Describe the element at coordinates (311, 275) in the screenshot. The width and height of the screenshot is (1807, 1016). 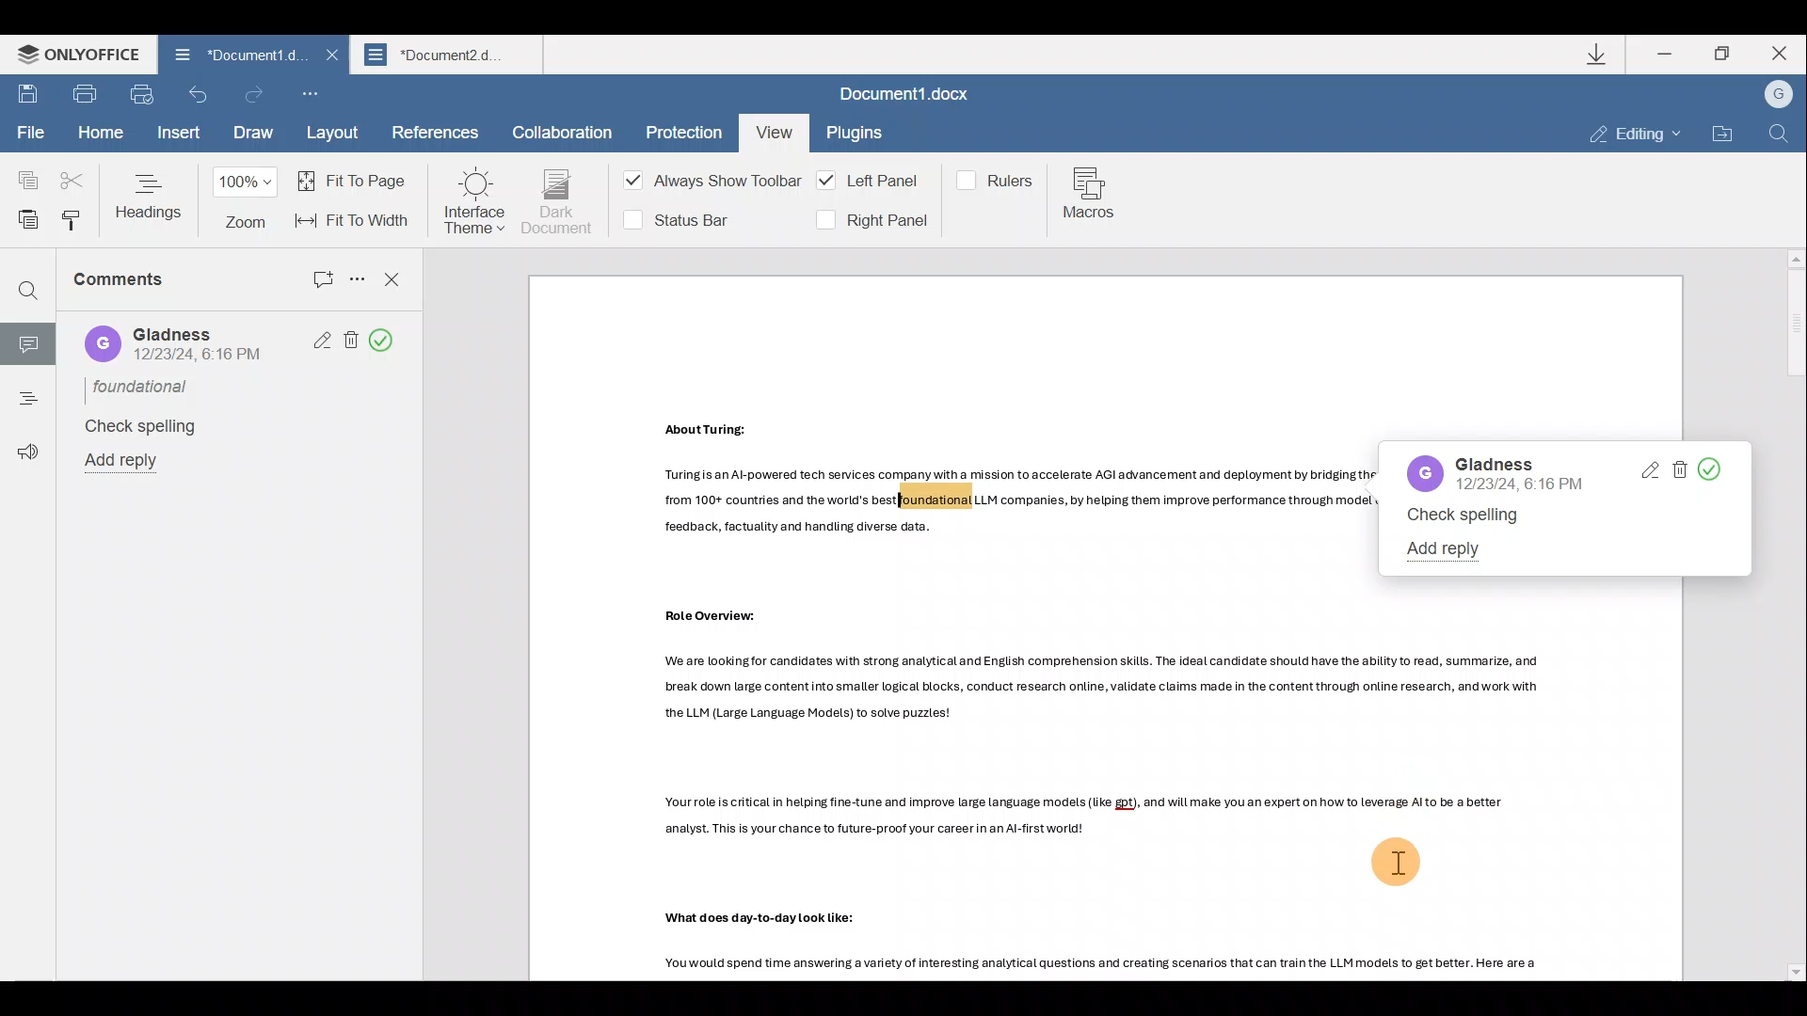
I see `Add comment` at that location.